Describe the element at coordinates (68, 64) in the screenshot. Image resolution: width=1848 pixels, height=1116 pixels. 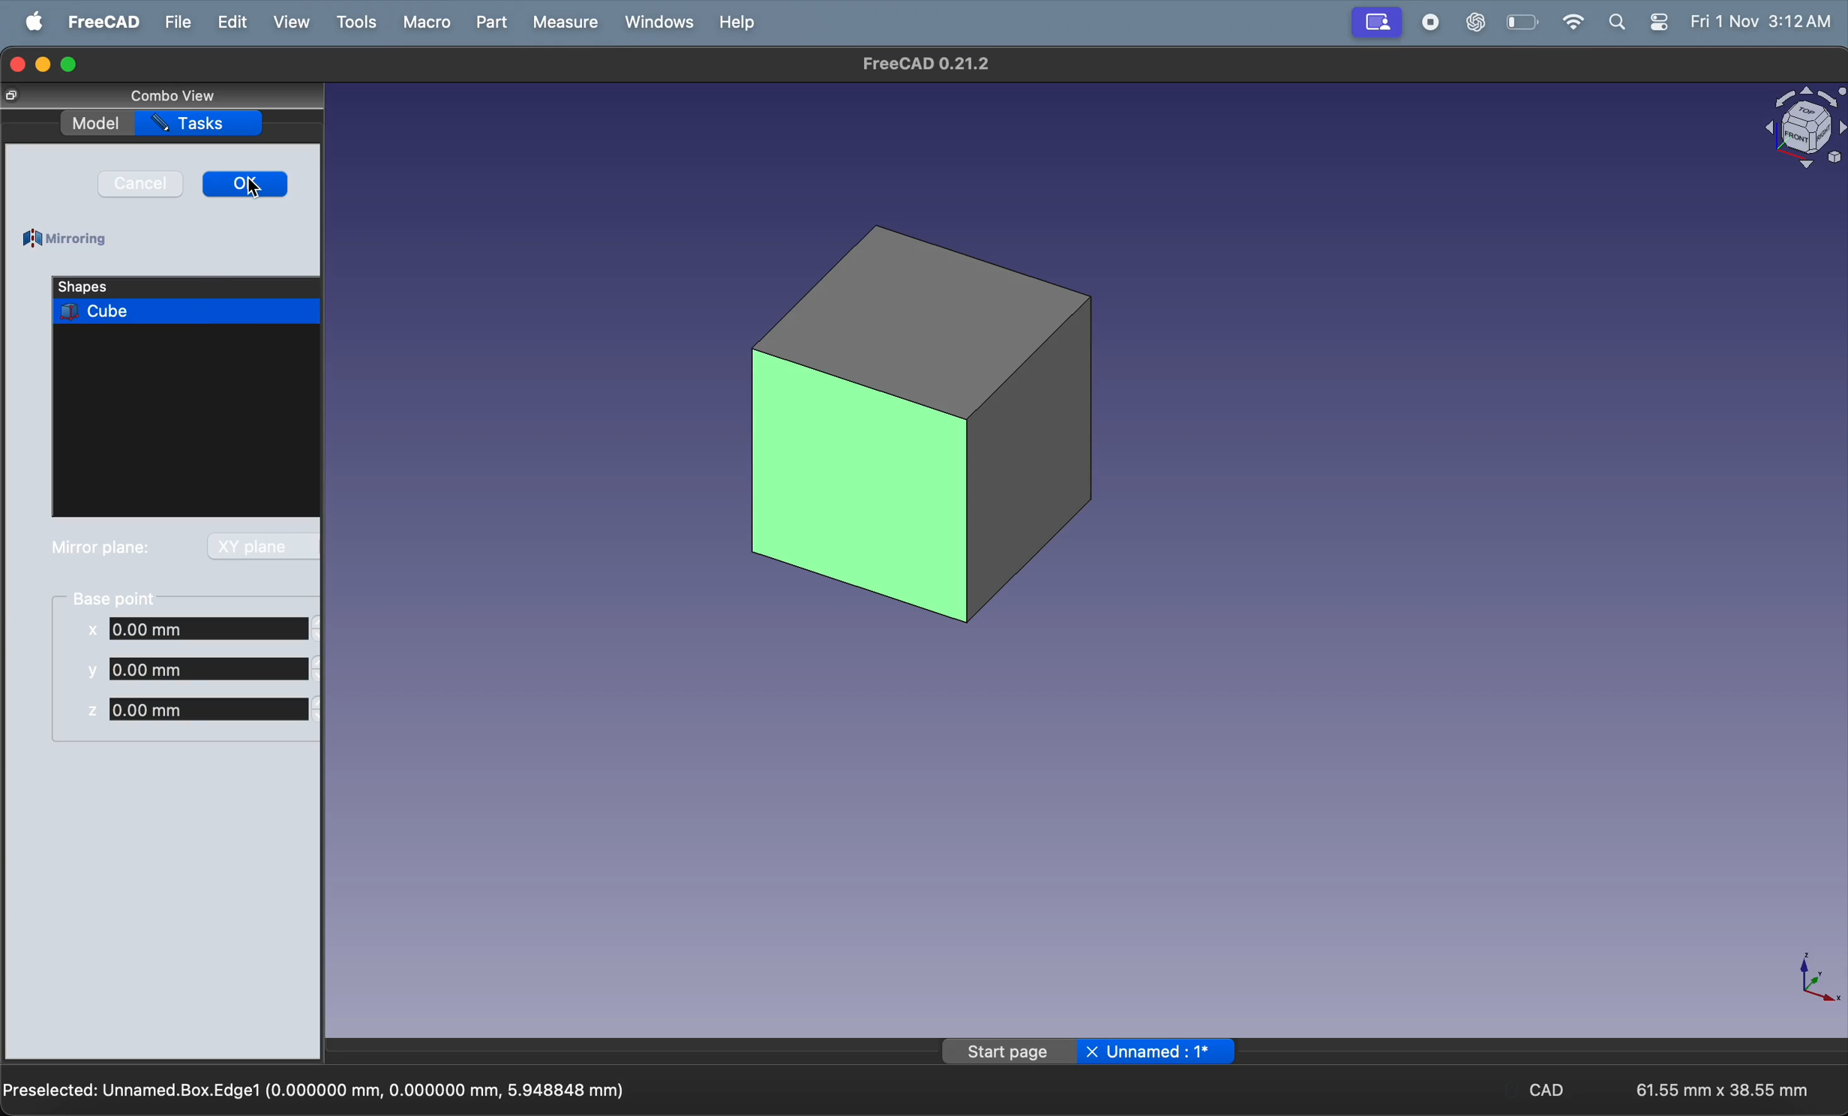
I see `maximize` at that location.